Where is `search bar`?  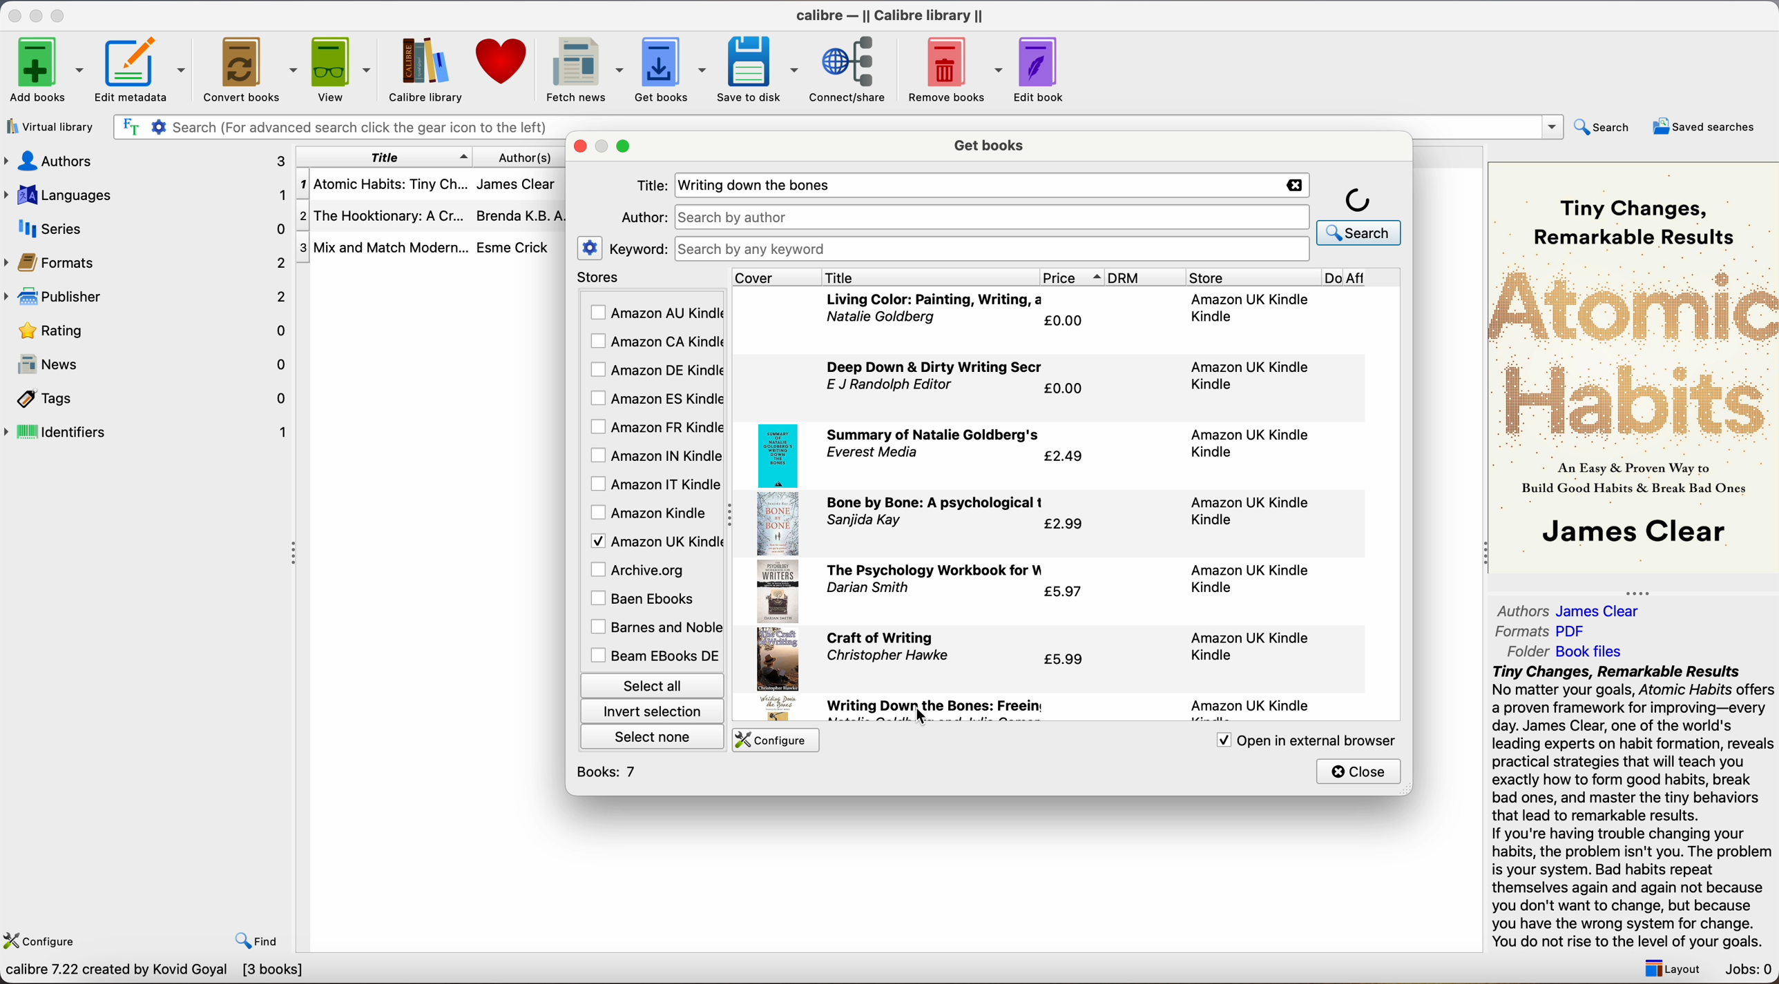 search bar is located at coordinates (990, 249).